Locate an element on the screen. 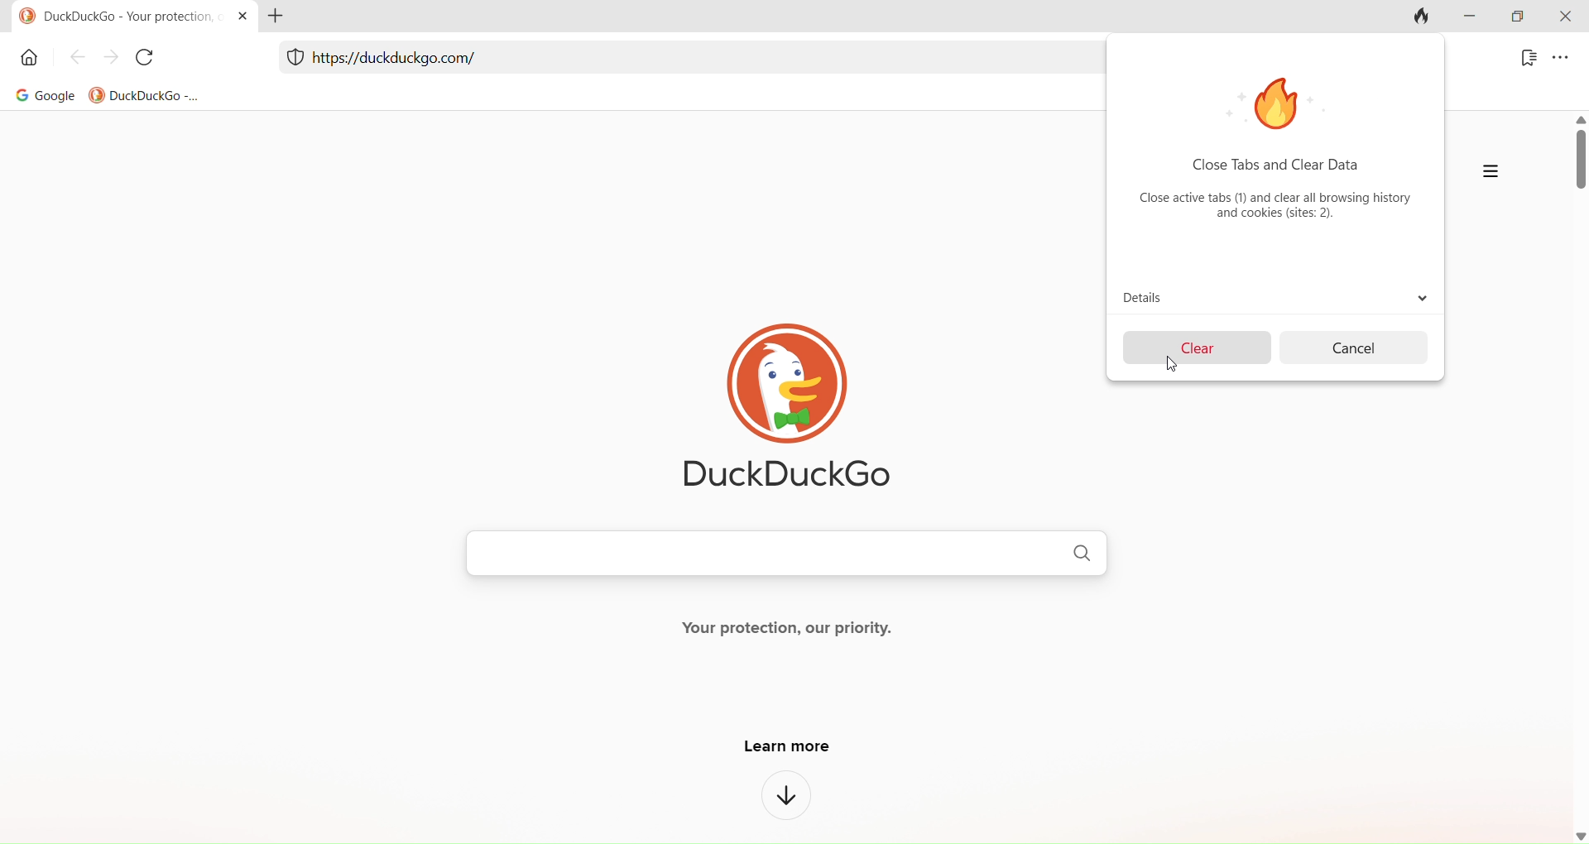  Google is located at coordinates (39, 98).